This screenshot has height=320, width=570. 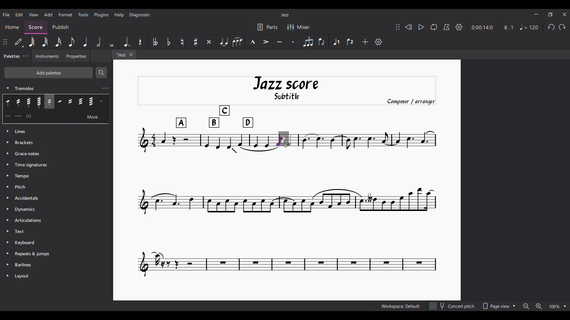 What do you see at coordinates (105, 88) in the screenshot?
I see `Tremolos settings` at bounding box center [105, 88].